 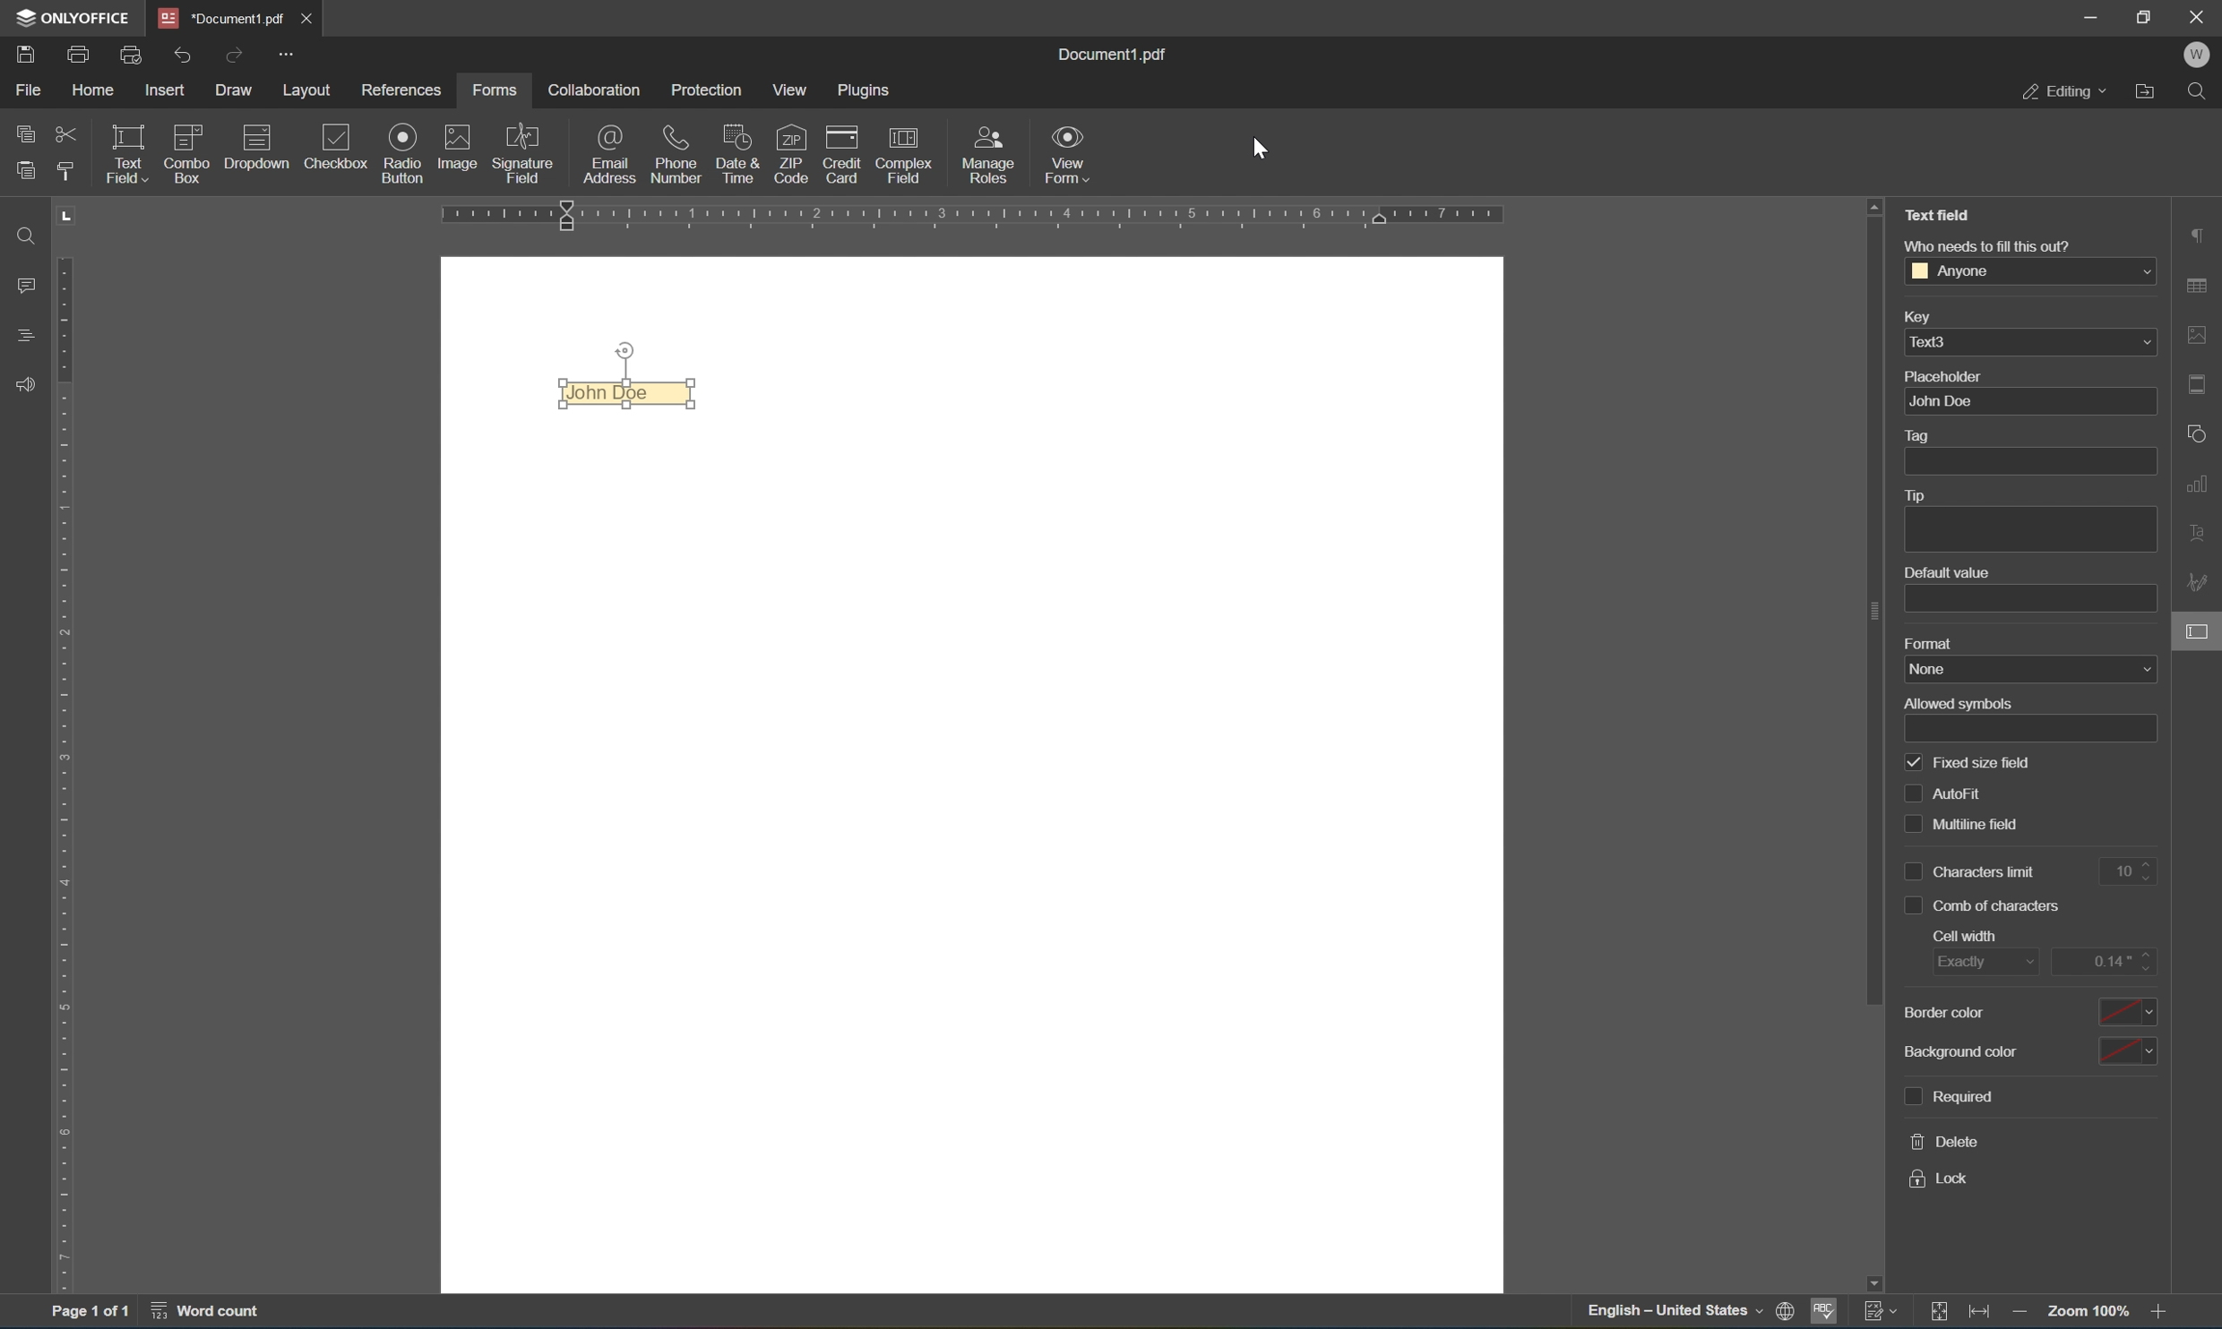 What do you see at coordinates (1941, 1183) in the screenshot?
I see `lock` at bounding box center [1941, 1183].